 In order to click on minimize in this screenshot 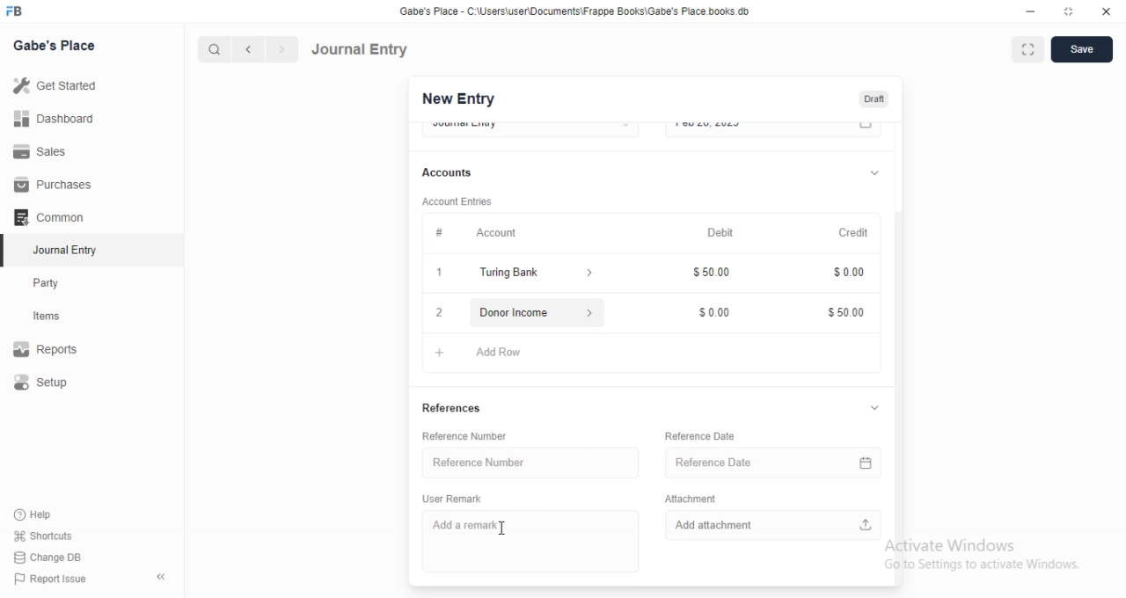, I will do `click(1029, 14)`.